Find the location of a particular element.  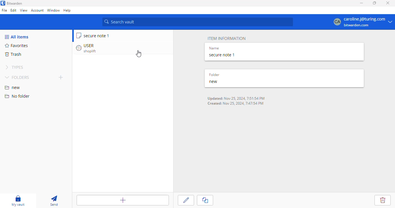

bitwarden is located at coordinates (15, 3).